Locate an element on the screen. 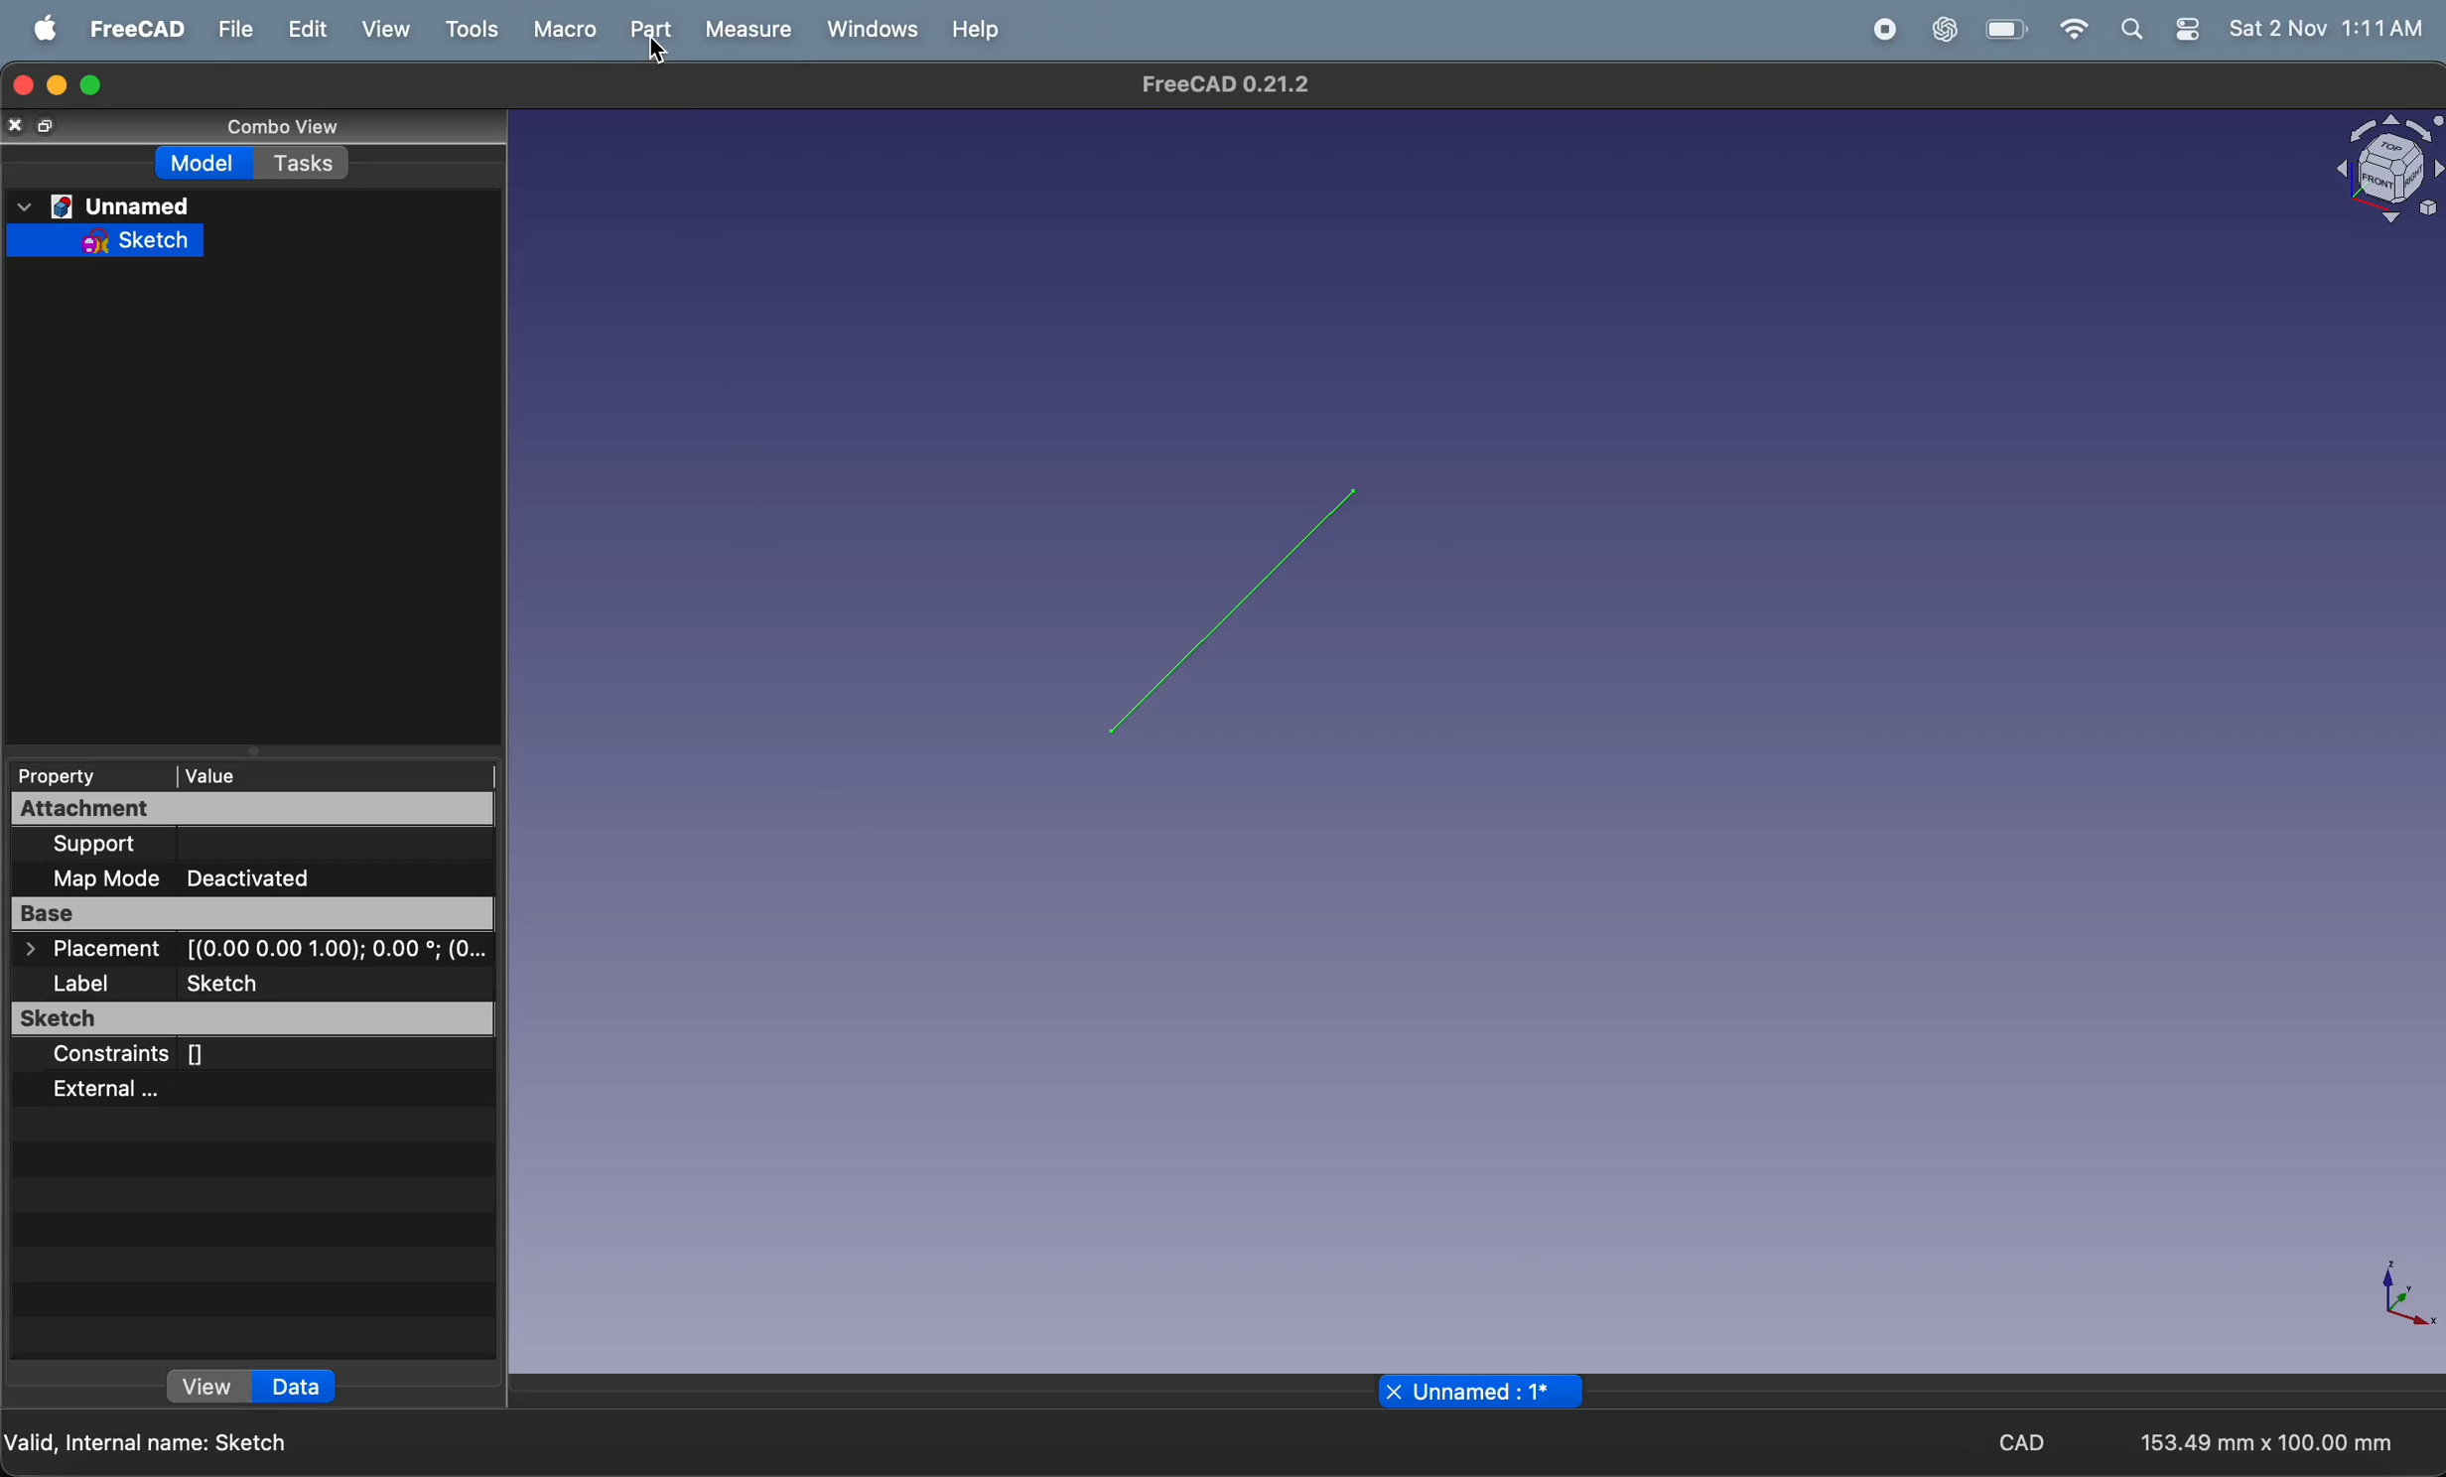 The height and width of the screenshot is (1477, 2446). 153.49 mm x 100.00 mm is located at coordinates (2267, 1443).